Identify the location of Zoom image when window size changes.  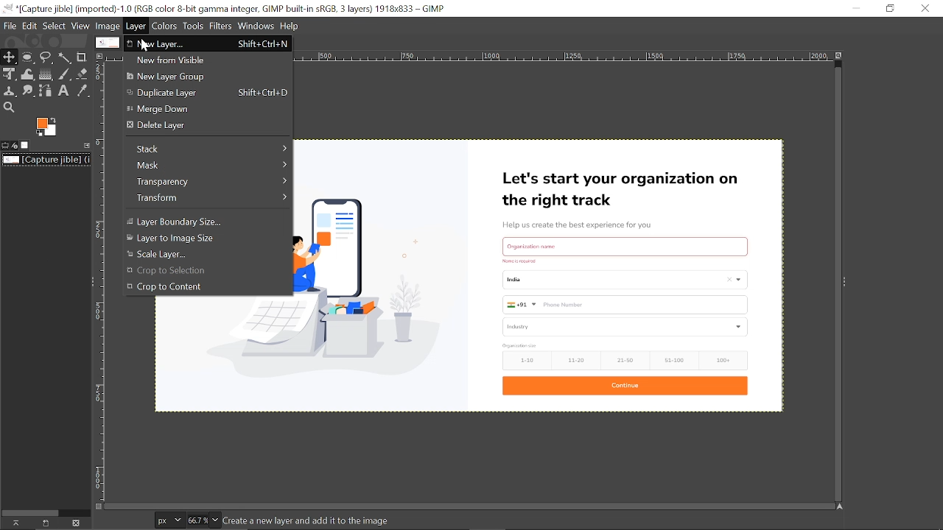
(841, 57).